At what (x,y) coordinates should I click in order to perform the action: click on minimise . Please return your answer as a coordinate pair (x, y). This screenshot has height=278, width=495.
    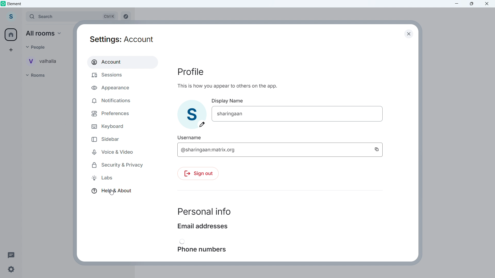
    Looking at the image, I should click on (457, 4).